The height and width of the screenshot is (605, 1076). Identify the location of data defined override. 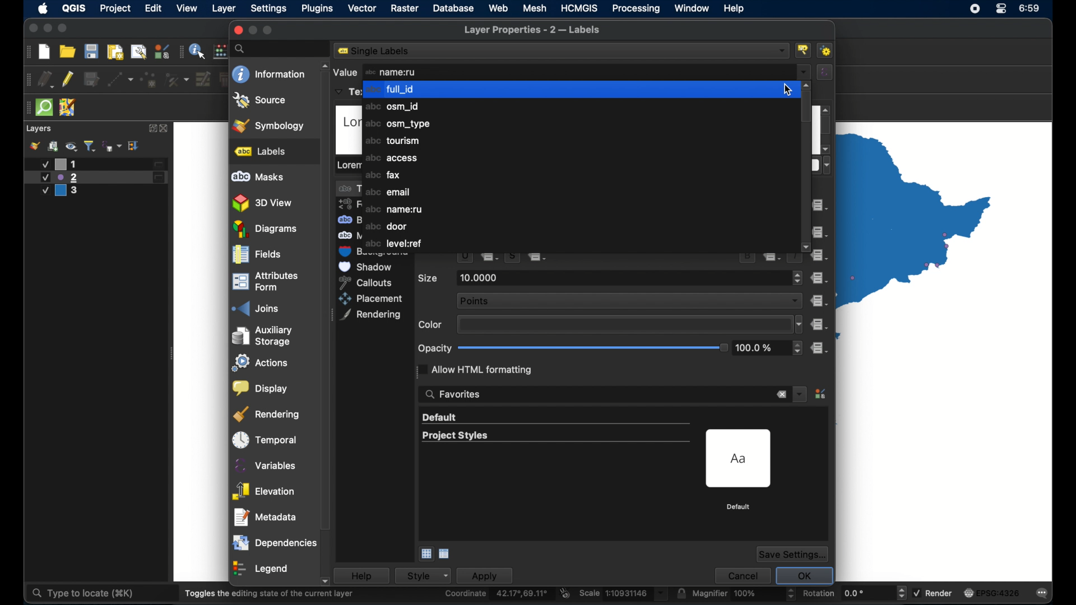
(538, 259).